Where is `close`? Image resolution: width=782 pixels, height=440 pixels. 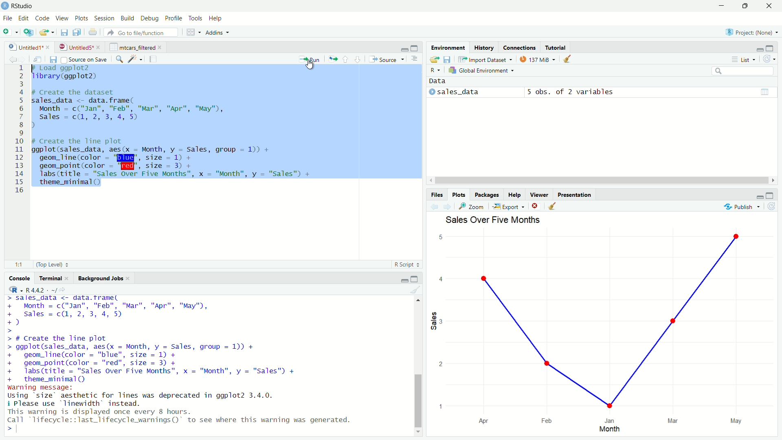
close is located at coordinates (162, 47).